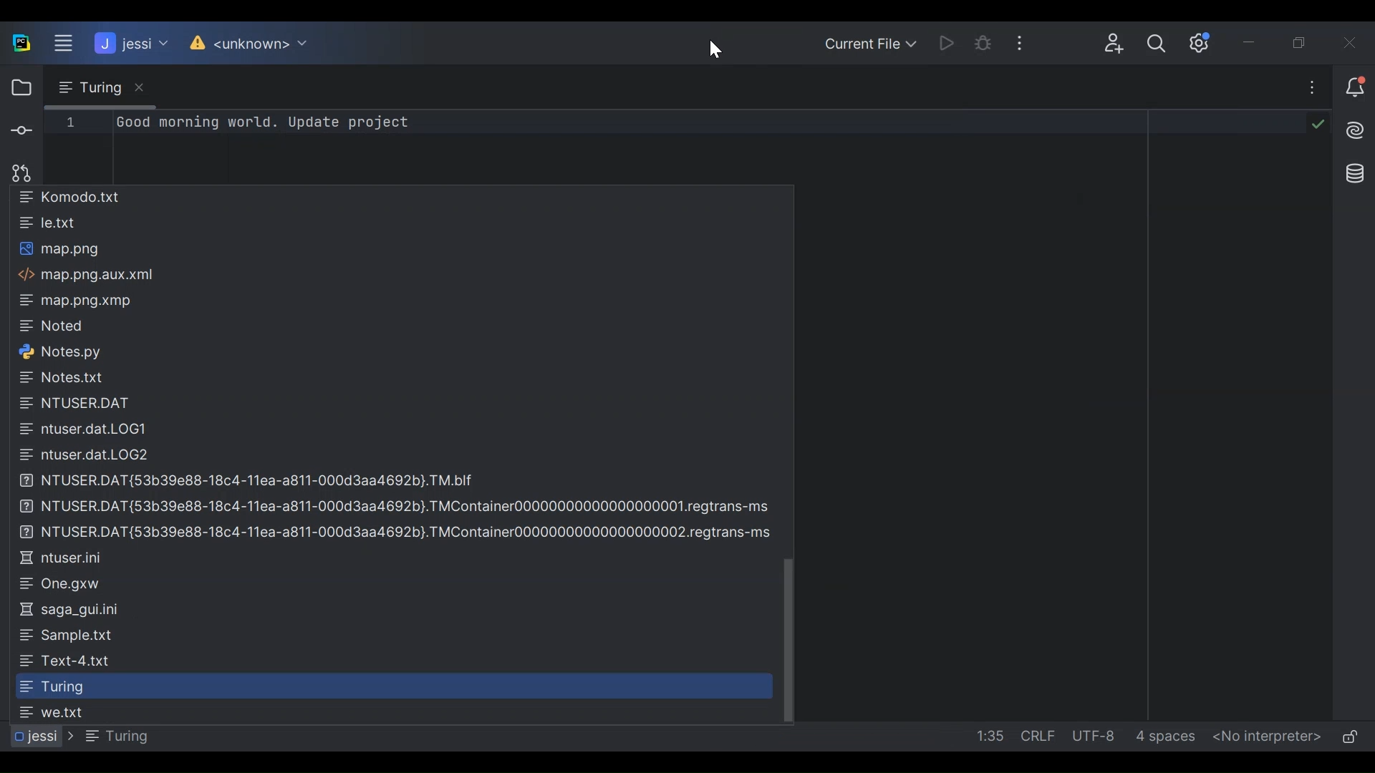 The width and height of the screenshot is (1375, 773). Describe the element at coordinates (1255, 42) in the screenshot. I see `Minimize` at that location.